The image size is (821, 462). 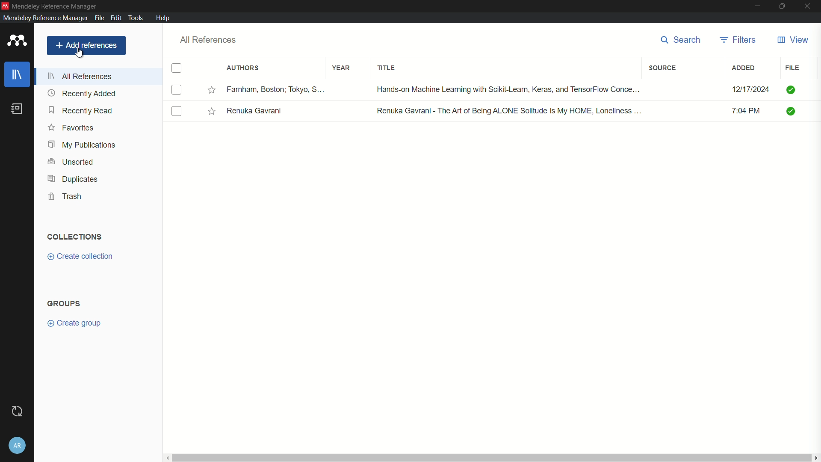 I want to click on scroll right, so click(x=816, y=458).